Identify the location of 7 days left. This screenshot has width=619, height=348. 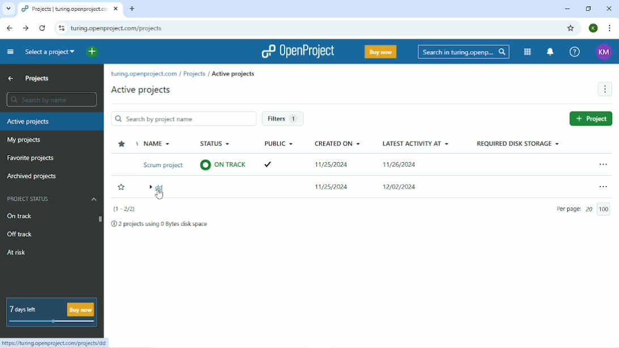
(51, 312).